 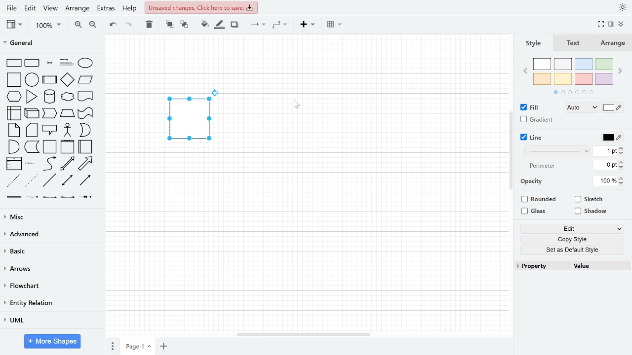 What do you see at coordinates (32, 113) in the screenshot?
I see `cube` at bounding box center [32, 113].